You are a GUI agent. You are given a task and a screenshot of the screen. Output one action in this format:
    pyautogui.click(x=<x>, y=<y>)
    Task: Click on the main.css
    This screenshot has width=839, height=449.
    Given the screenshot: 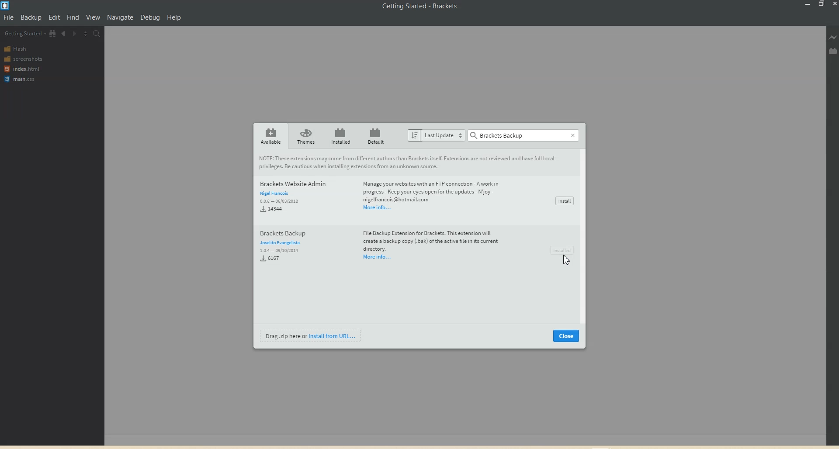 What is the action you would take?
    pyautogui.click(x=22, y=79)
    